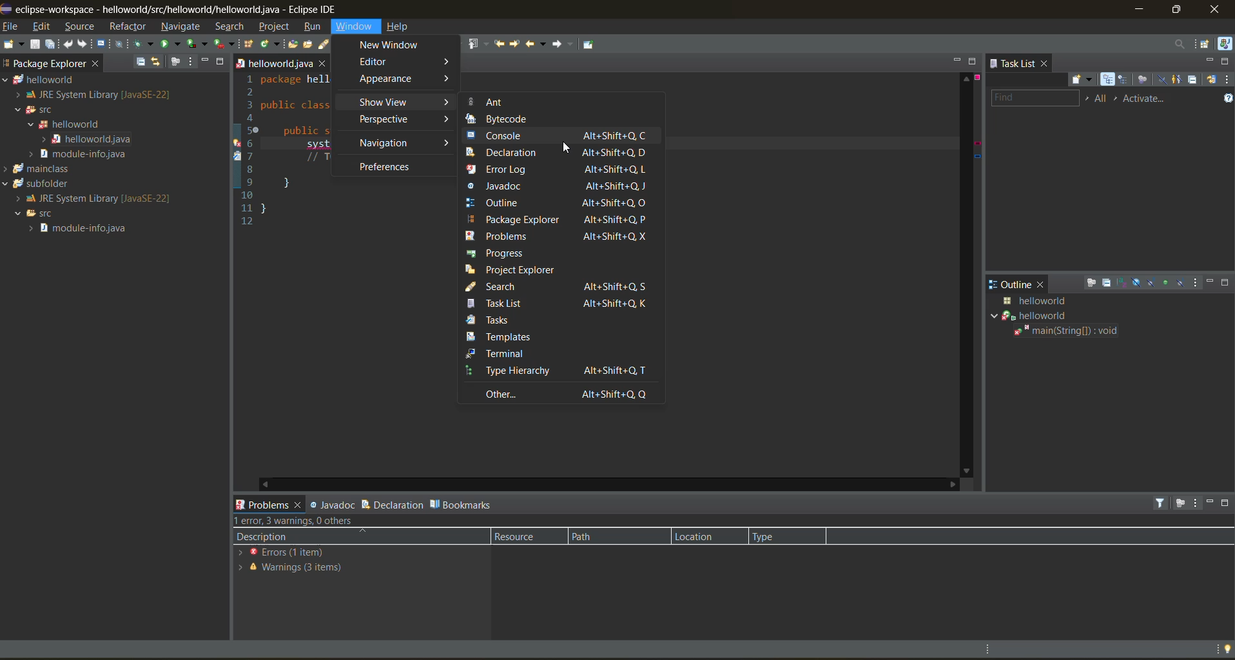 The width and height of the screenshot is (1235, 660). Describe the element at coordinates (1061, 300) in the screenshot. I see `java class details` at that location.